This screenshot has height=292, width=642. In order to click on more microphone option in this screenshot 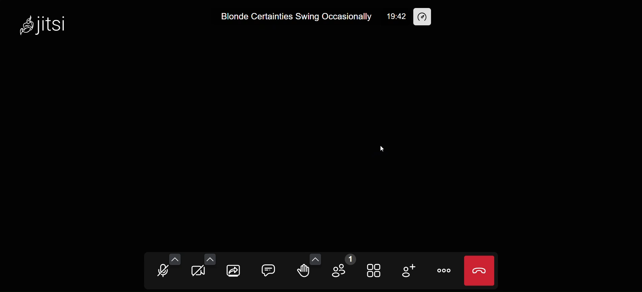, I will do `click(175, 259)`.